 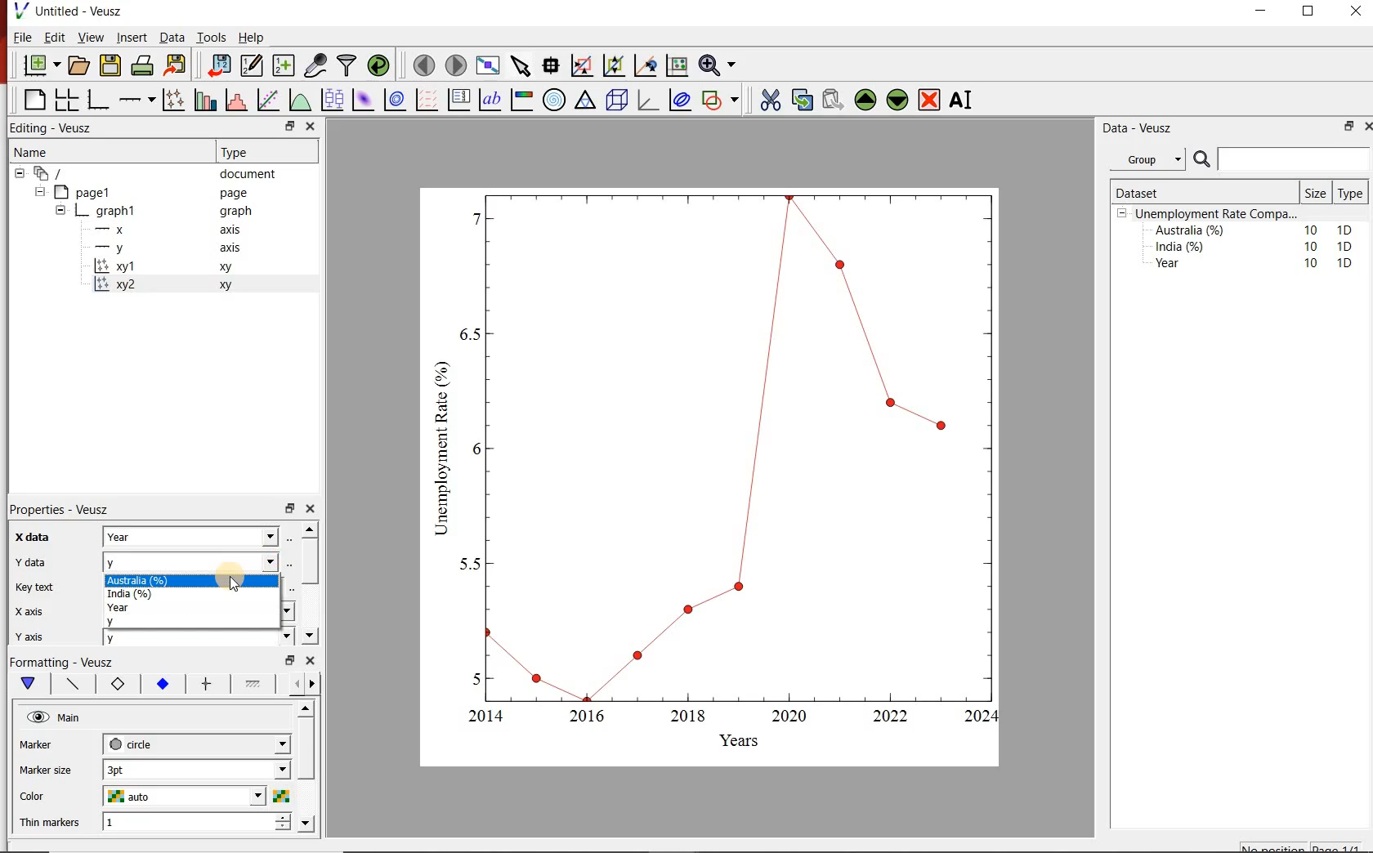 What do you see at coordinates (964, 100) in the screenshot?
I see `rename the widgets` at bounding box center [964, 100].